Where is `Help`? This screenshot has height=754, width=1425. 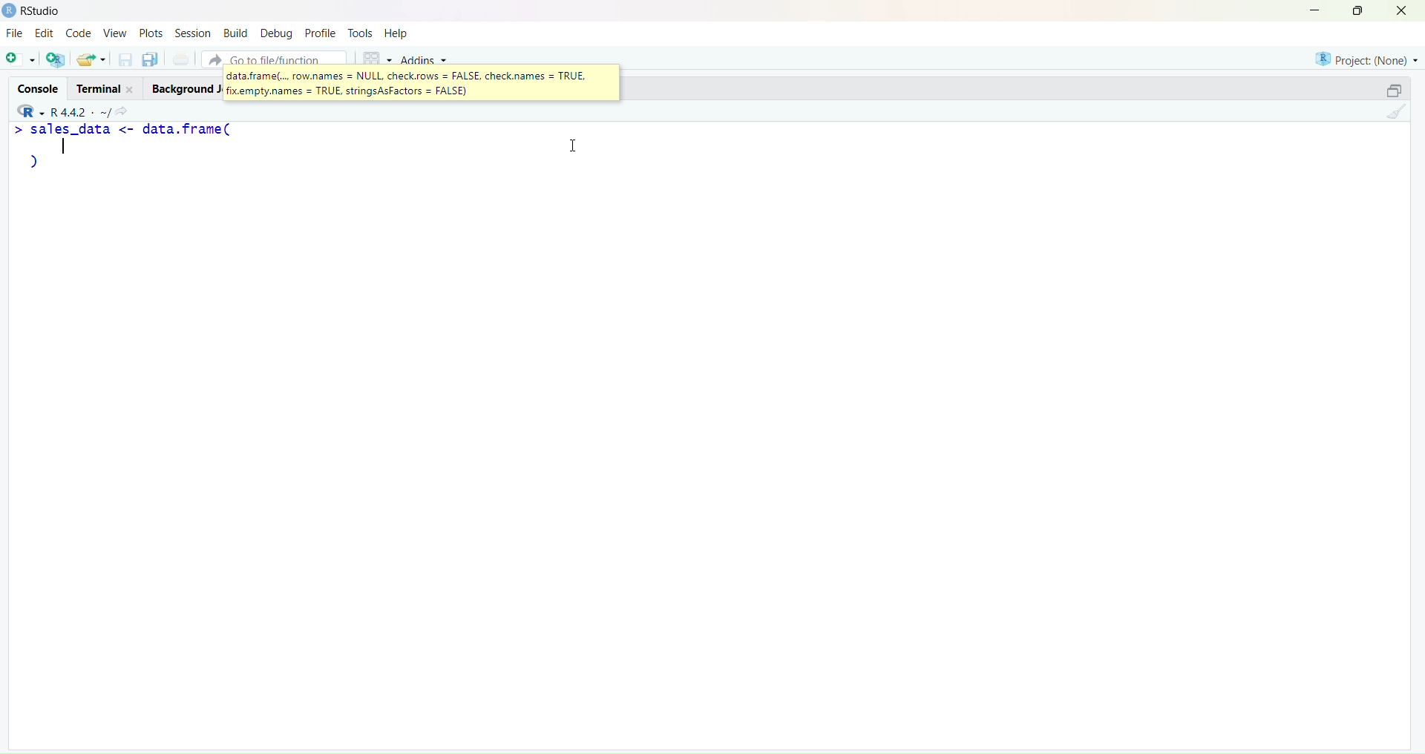
Help is located at coordinates (399, 34).